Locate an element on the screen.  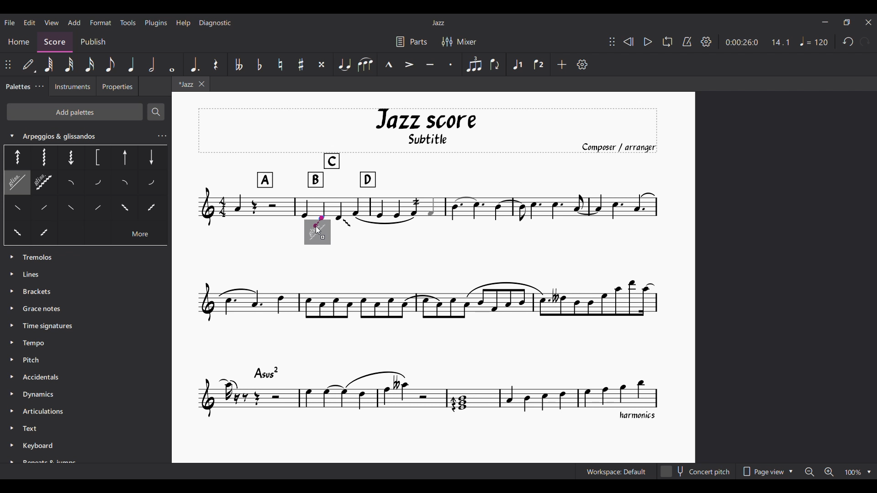
Home is located at coordinates (21, 40).